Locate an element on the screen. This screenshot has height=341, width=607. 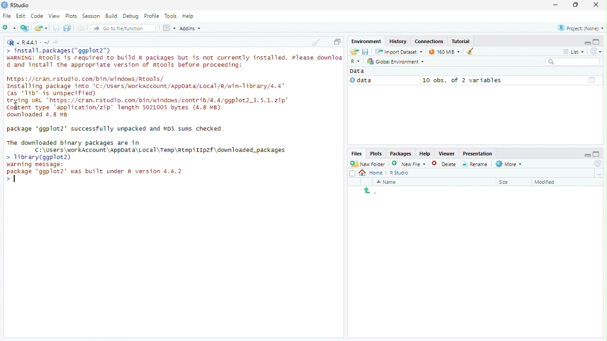
More file commands is located at coordinates (509, 164).